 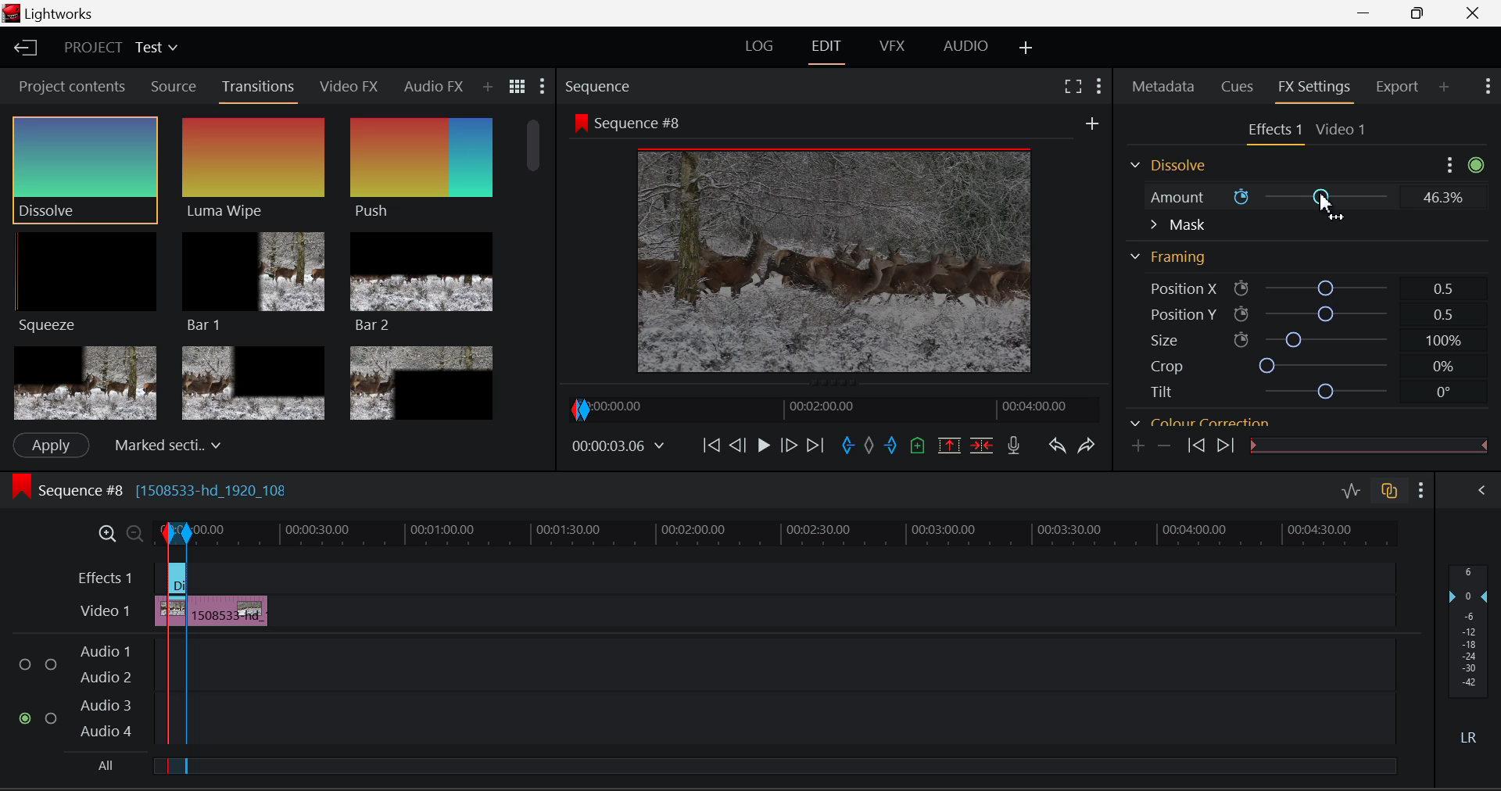 What do you see at coordinates (88, 285) in the screenshot?
I see `Squeeze` at bounding box center [88, 285].